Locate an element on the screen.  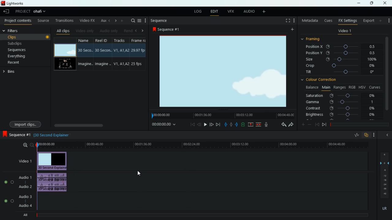
edit is located at coordinates (214, 12).